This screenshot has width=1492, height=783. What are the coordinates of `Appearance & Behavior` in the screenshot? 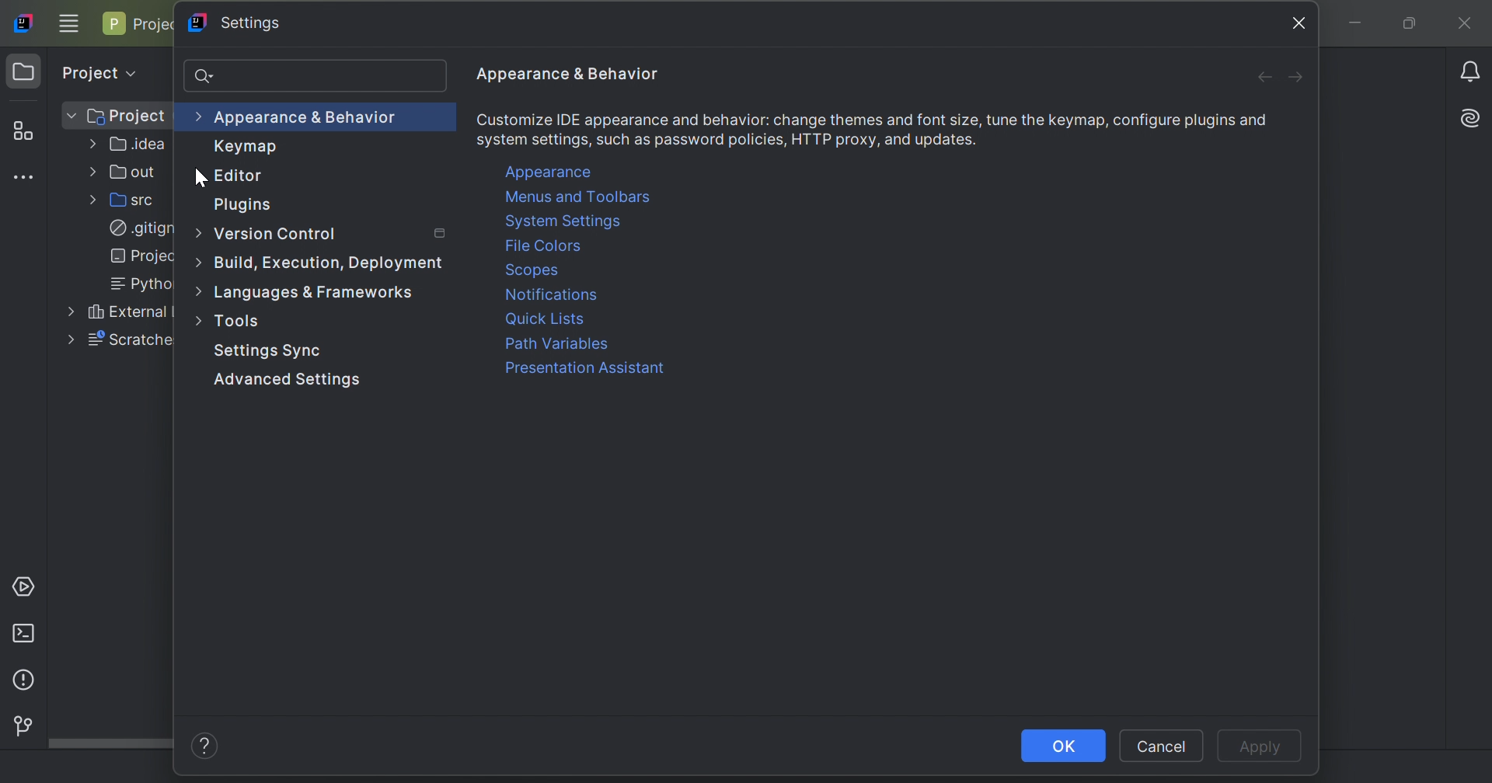 It's located at (568, 75).